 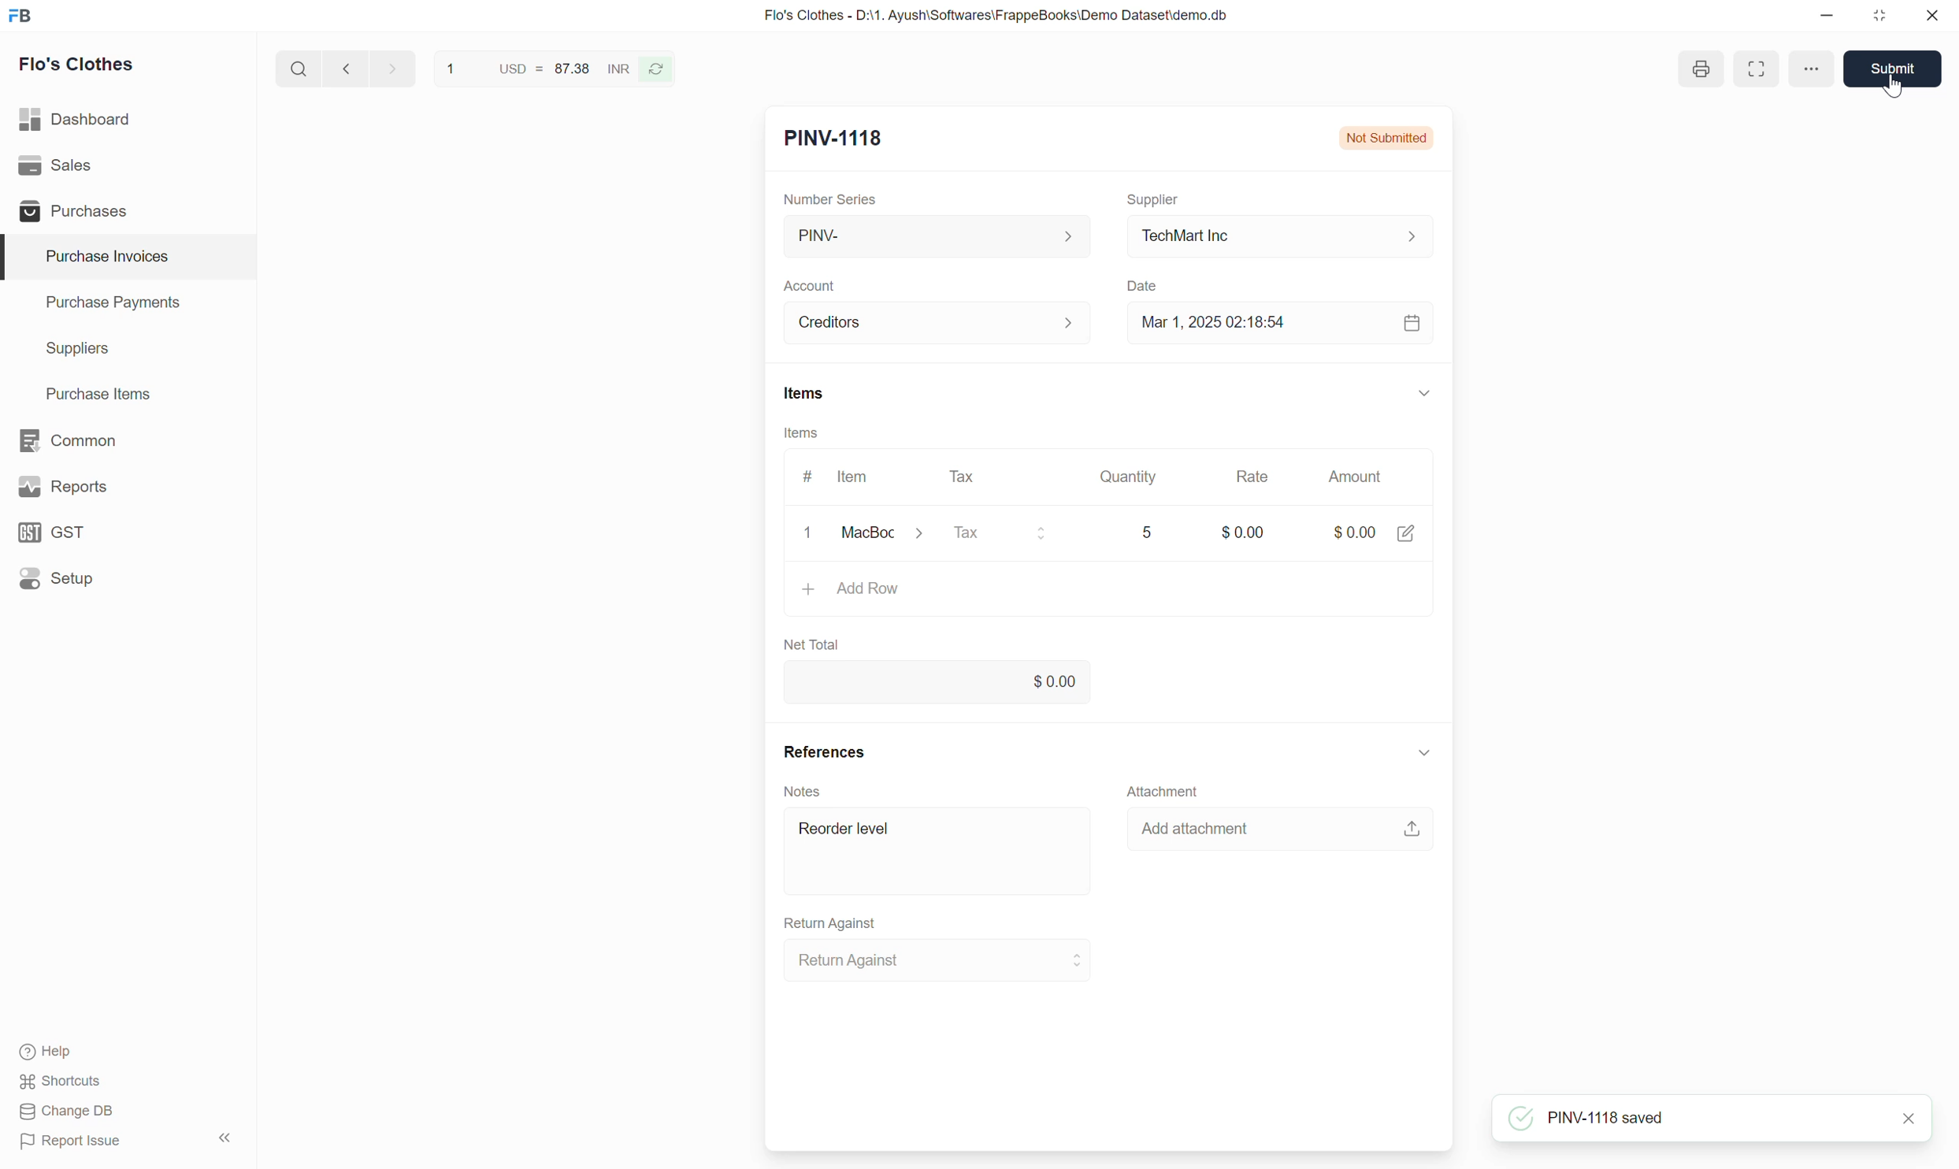 What do you see at coordinates (1163, 790) in the screenshot?
I see `Attachment` at bounding box center [1163, 790].